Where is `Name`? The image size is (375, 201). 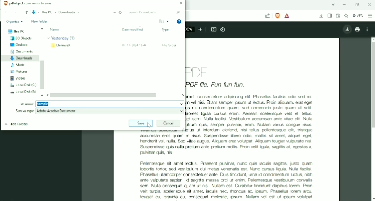 Name is located at coordinates (55, 30).